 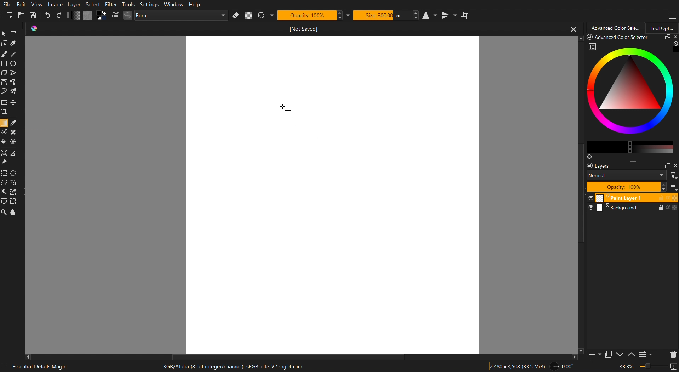 I want to click on Horizontal Mirror, so click(x=429, y=15).